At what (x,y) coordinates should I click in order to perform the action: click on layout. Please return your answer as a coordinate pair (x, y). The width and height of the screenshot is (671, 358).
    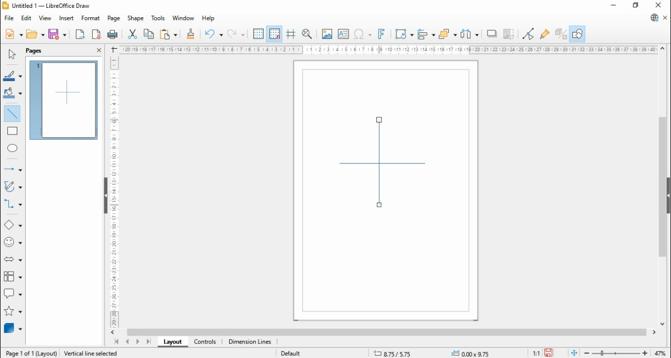
    Looking at the image, I should click on (171, 341).